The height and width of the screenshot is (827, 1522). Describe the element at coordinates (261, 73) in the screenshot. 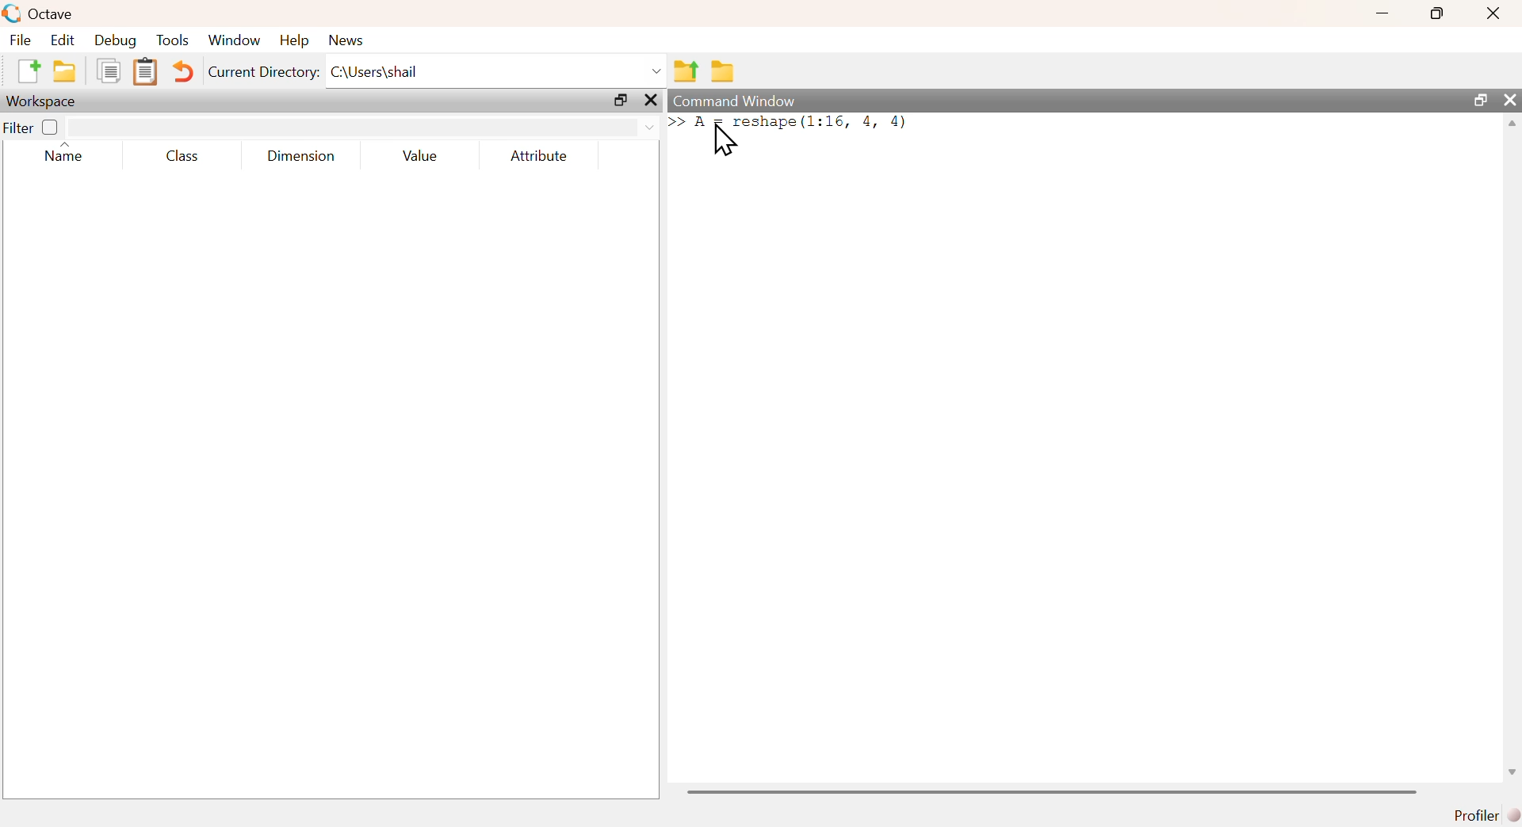

I see `Current Directory:` at that location.